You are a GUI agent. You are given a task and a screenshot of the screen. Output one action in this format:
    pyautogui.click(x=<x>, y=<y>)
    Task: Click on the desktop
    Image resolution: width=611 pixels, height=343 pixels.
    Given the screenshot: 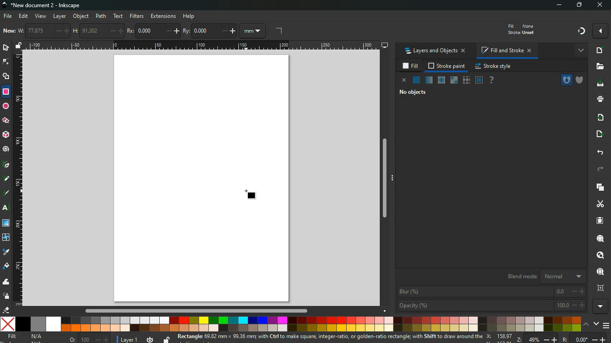 What is the action you would take?
    pyautogui.click(x=382, y=46)
    